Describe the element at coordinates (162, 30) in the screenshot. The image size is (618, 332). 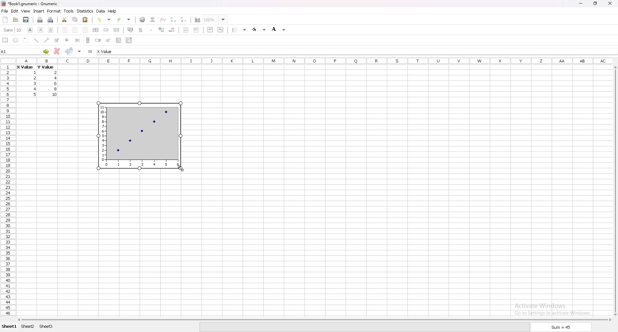
I see `increase decimals` at that location.